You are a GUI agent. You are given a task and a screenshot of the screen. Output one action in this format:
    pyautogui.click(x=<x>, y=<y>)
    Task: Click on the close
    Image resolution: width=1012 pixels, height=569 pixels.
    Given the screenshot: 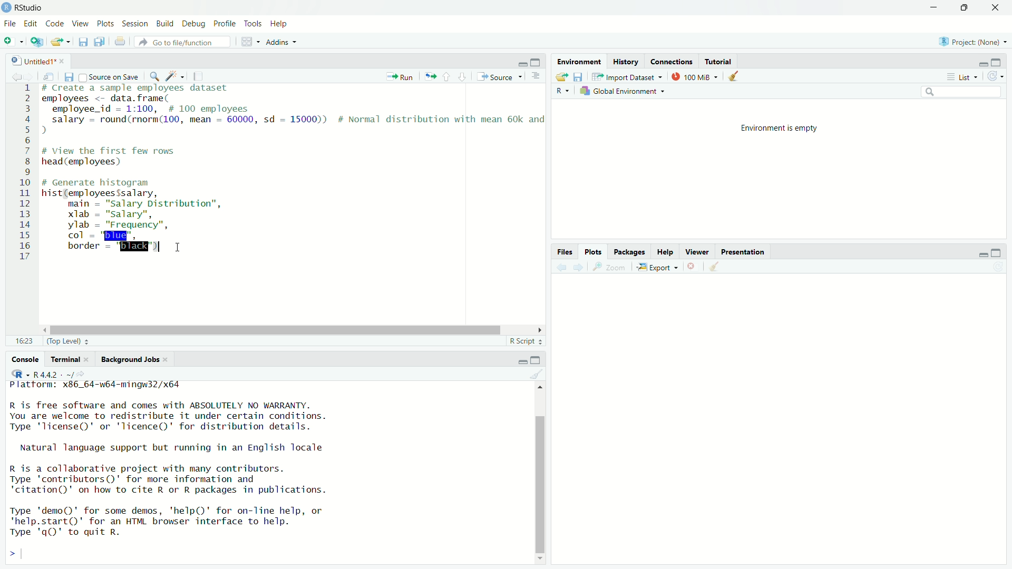 What is the action you would take?
    pyautogui.click(x=87, y=360)
    